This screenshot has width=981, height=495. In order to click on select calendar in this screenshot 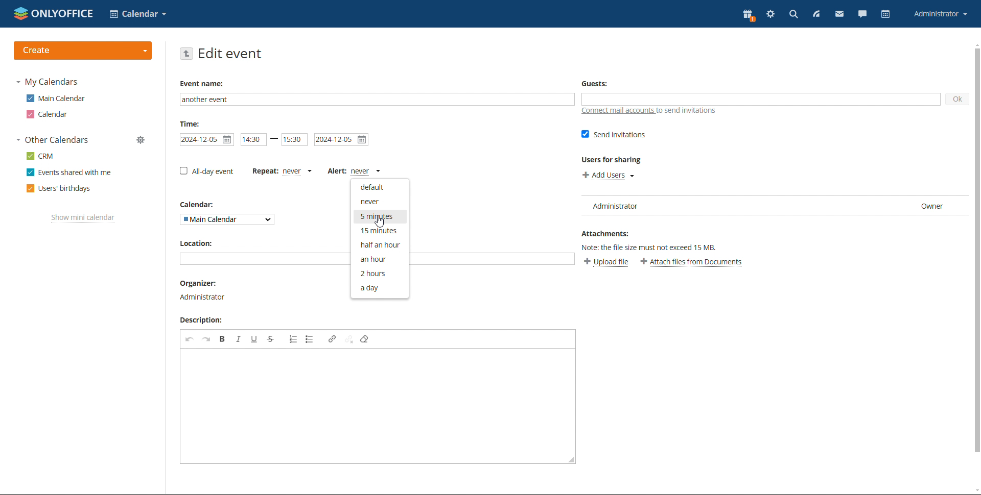, I will do `click(227, 220)`.